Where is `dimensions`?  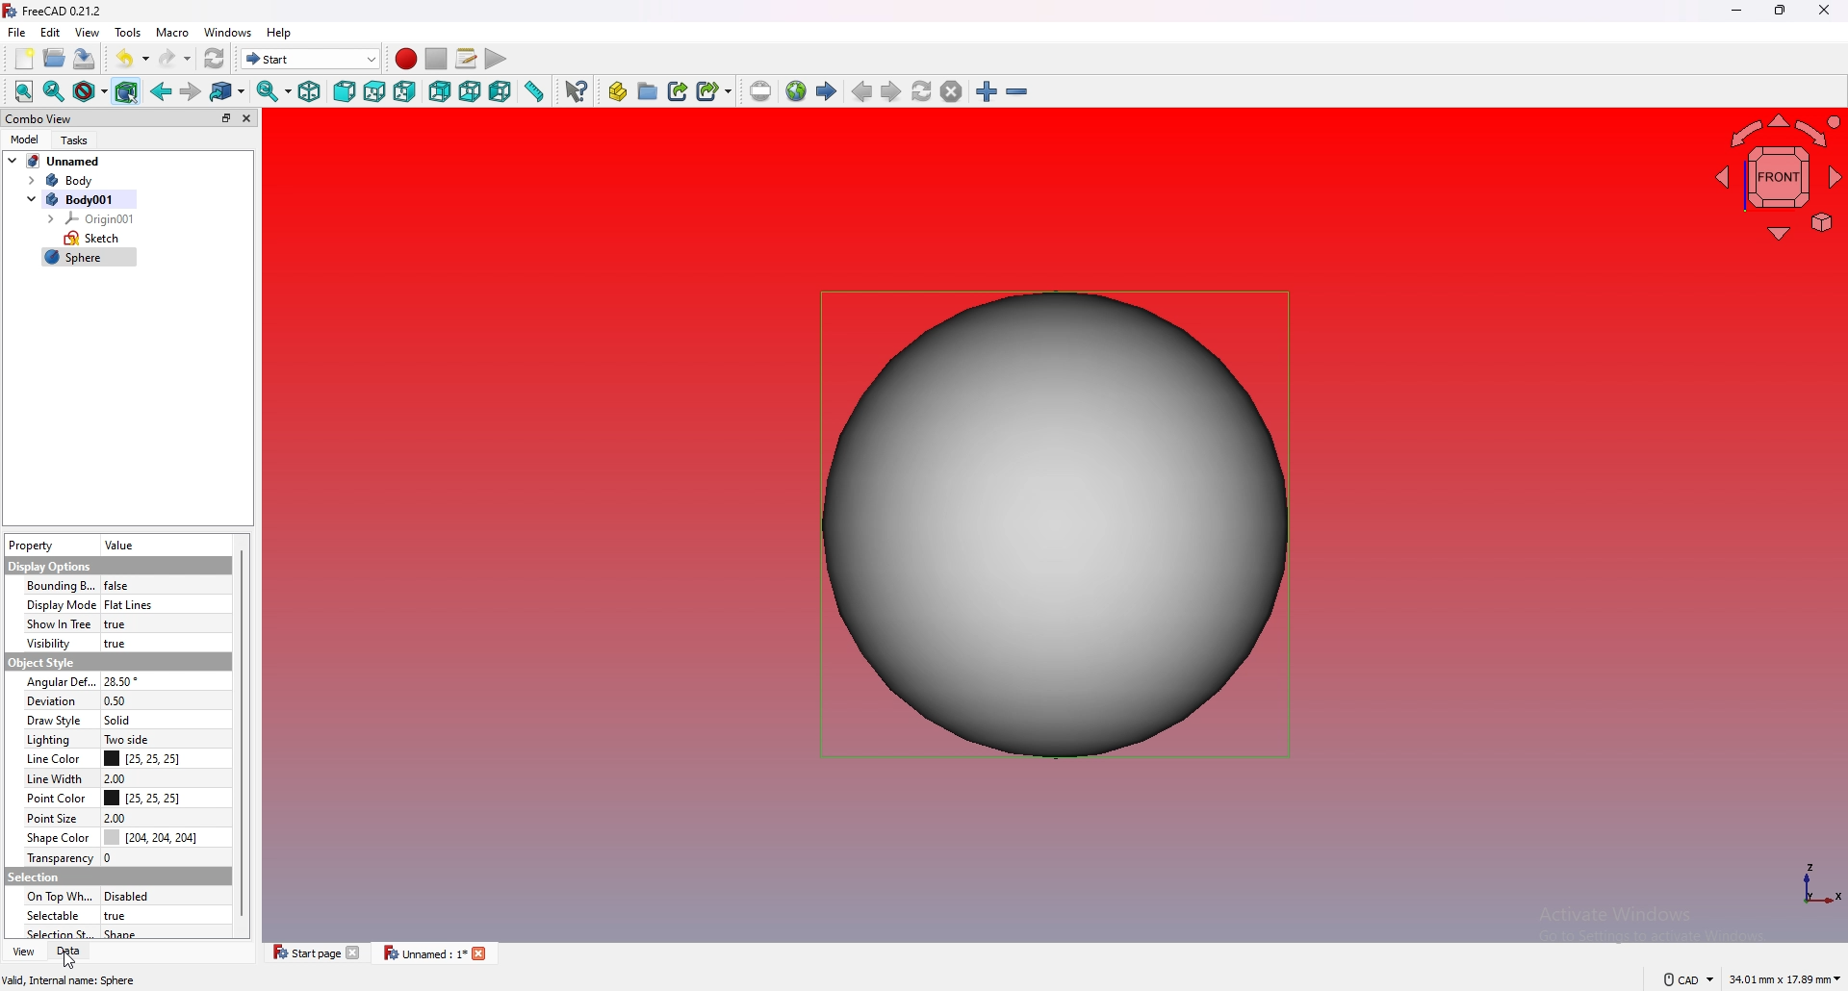 dimensions is located at coordinates (1785, 980).